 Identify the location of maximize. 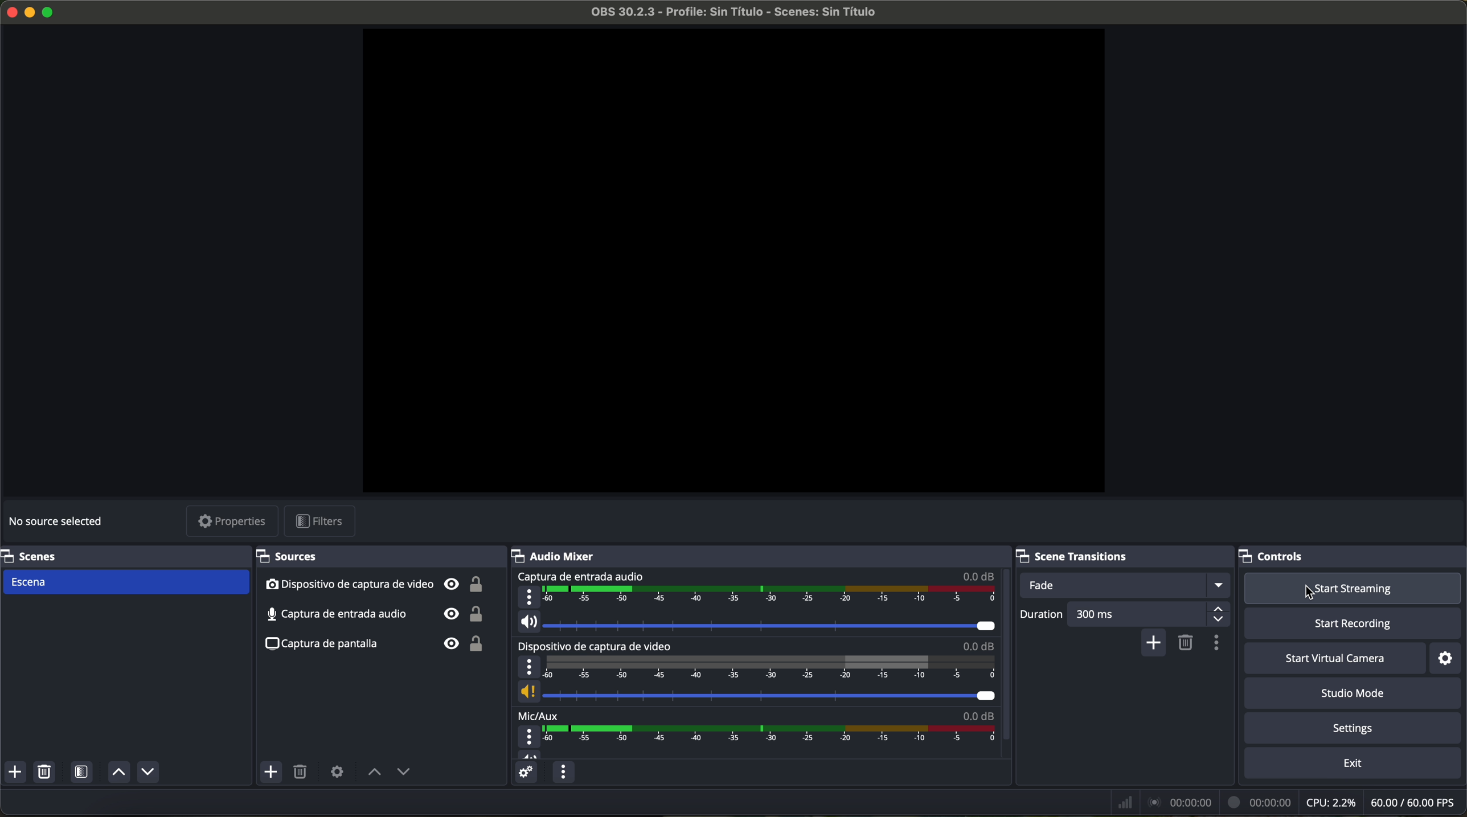
(50, 12).